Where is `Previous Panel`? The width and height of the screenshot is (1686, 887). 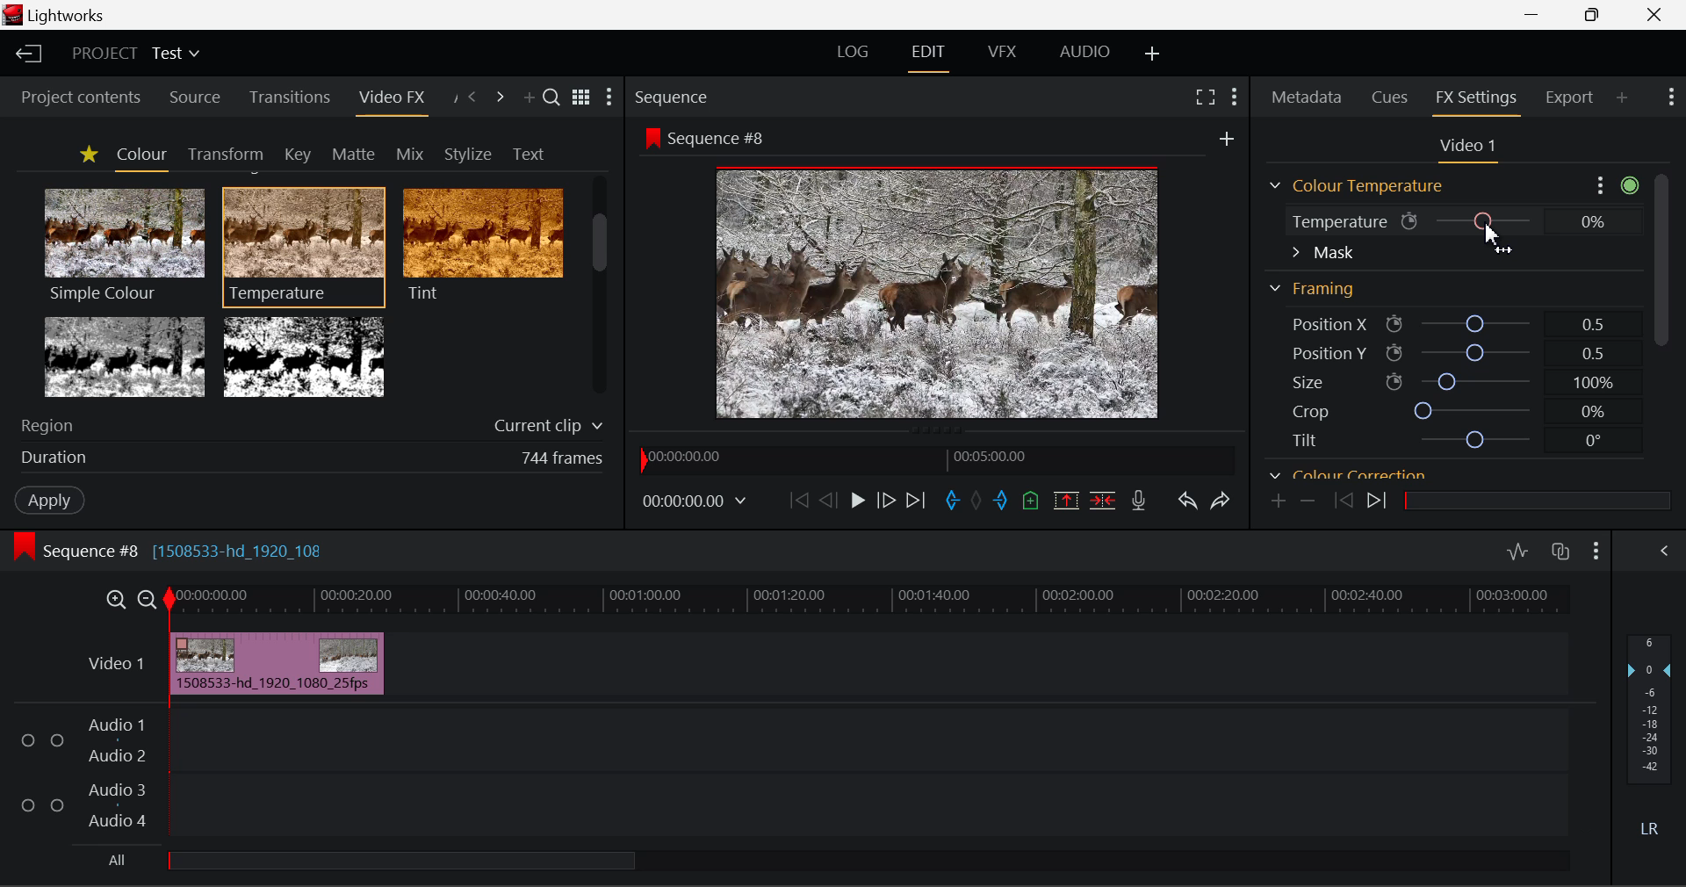 Previous Panel is located at coordinates (474, 99).